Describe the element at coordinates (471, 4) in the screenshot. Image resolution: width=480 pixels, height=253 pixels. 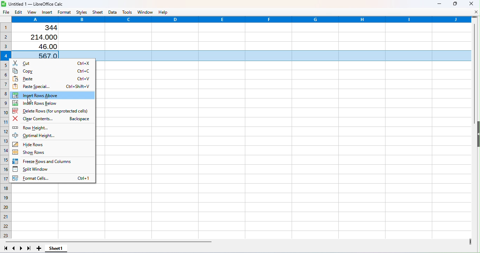
I see `Close` at that location.